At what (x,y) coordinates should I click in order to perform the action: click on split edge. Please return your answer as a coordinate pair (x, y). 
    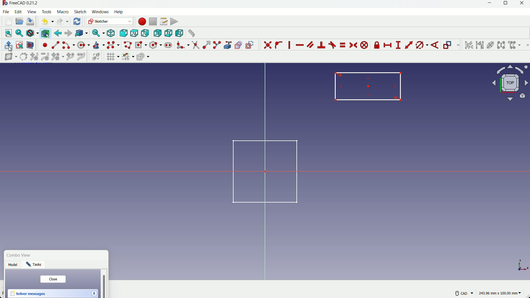
    Looking at the image, I should click on (218, 45).